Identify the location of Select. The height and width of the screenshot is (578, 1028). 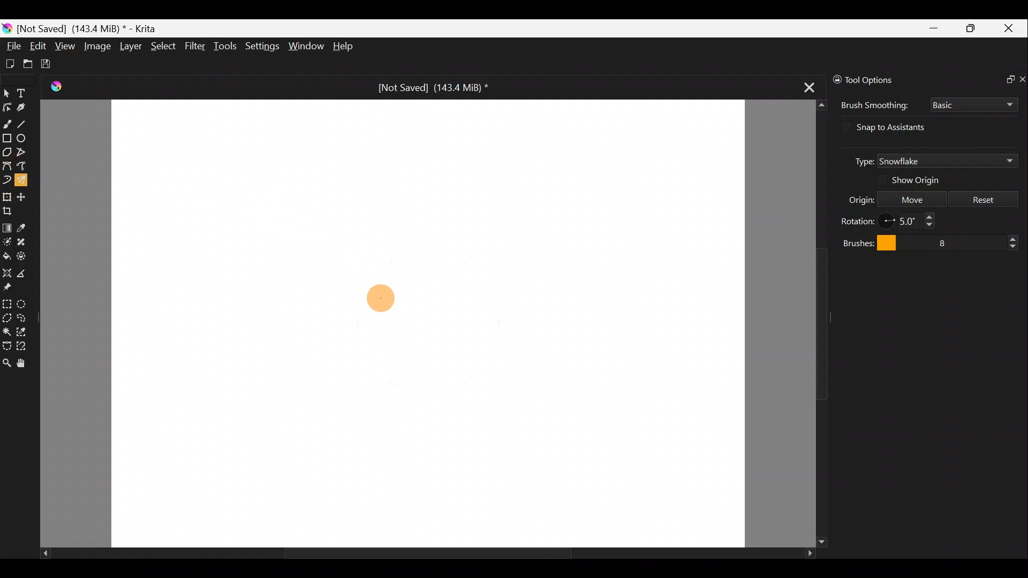
(164, 46).